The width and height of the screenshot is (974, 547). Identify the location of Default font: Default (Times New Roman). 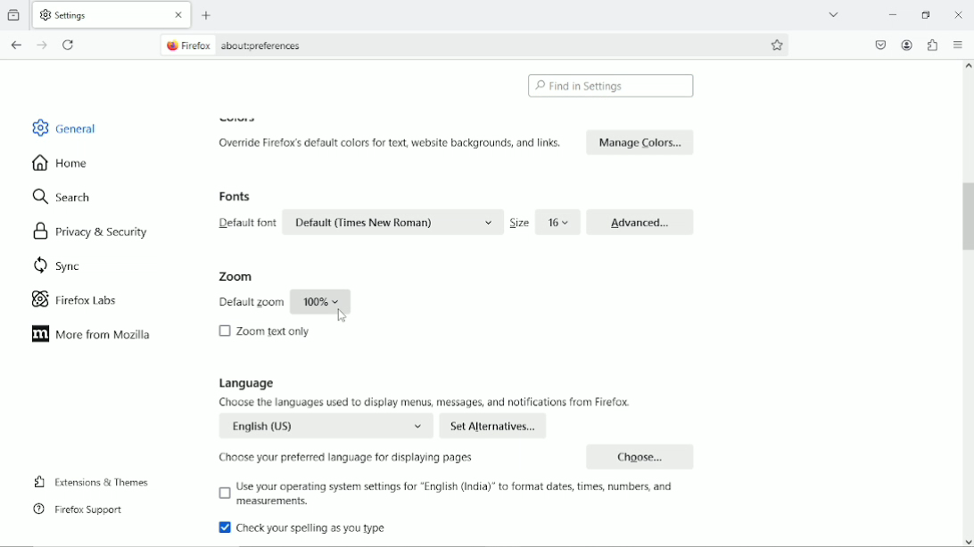
(358, 223).